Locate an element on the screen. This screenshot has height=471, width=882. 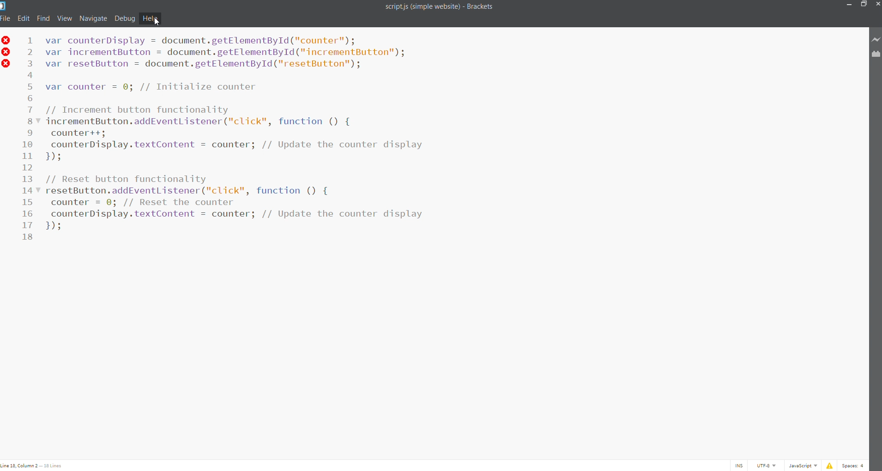
find is located at coordinates (44, 18).